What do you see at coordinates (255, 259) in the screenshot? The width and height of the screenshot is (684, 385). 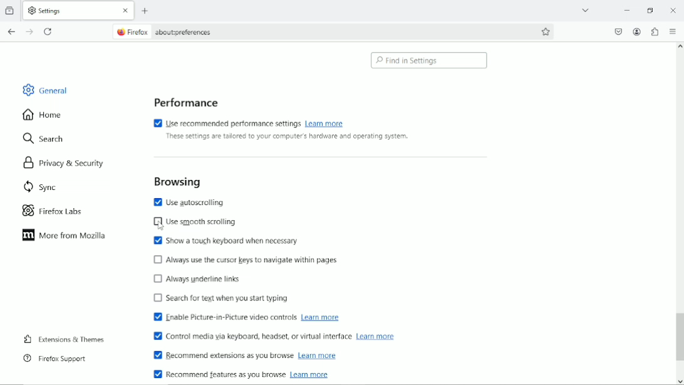 I see `Always use the cursor keys to navigate within pages` at bounding box center [255, 259].